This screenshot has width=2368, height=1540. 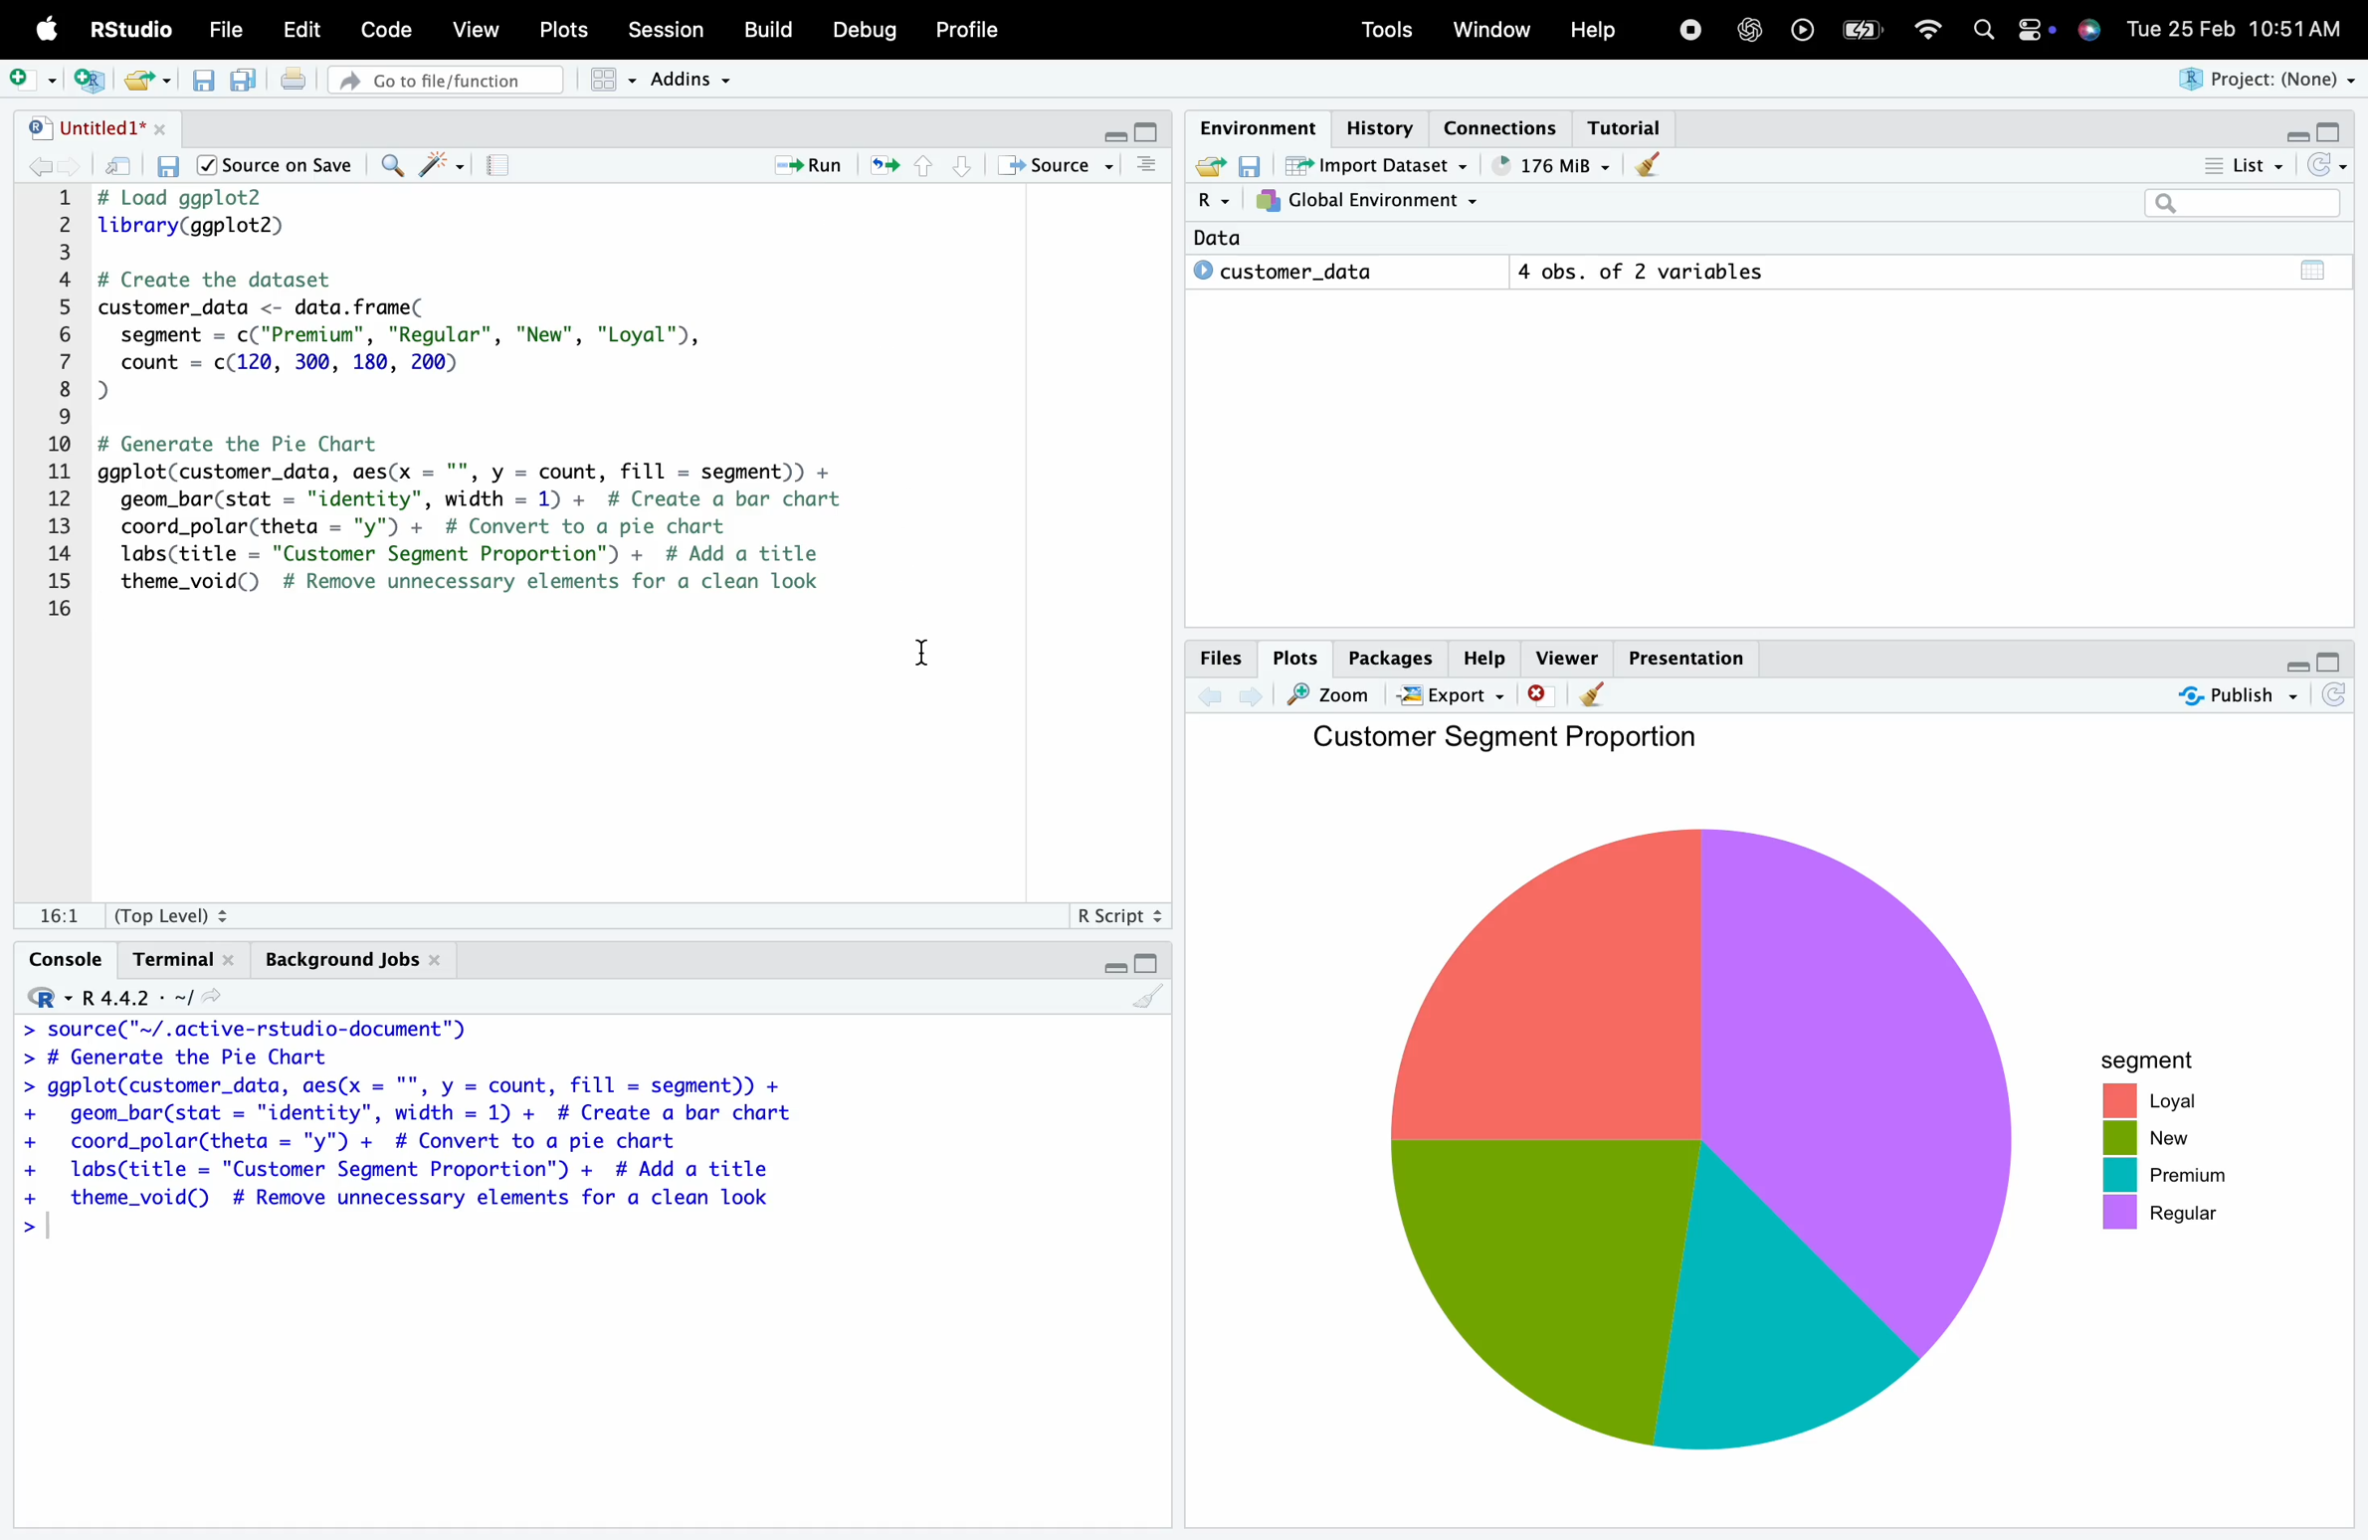 I want to click on Environment, so click(x=1253, y=124).